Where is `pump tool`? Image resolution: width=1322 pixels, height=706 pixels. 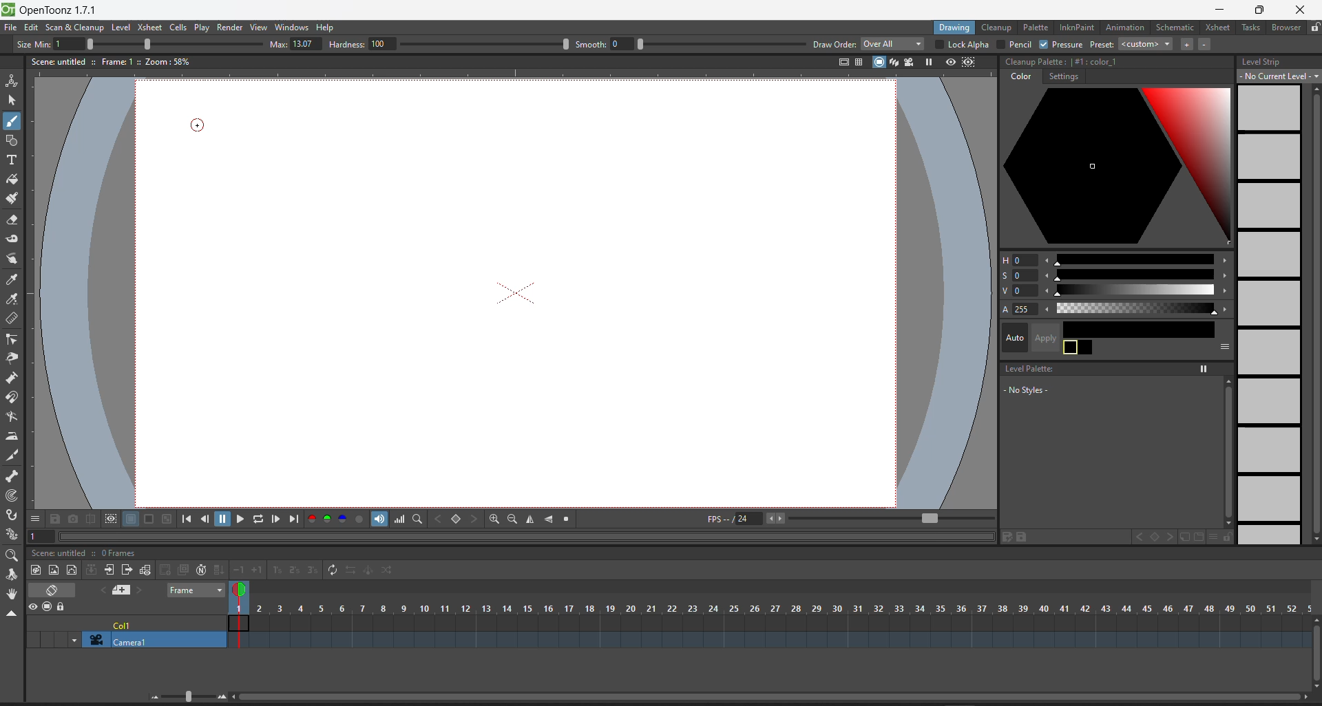
pump tool is located at coordinates (12, 378).